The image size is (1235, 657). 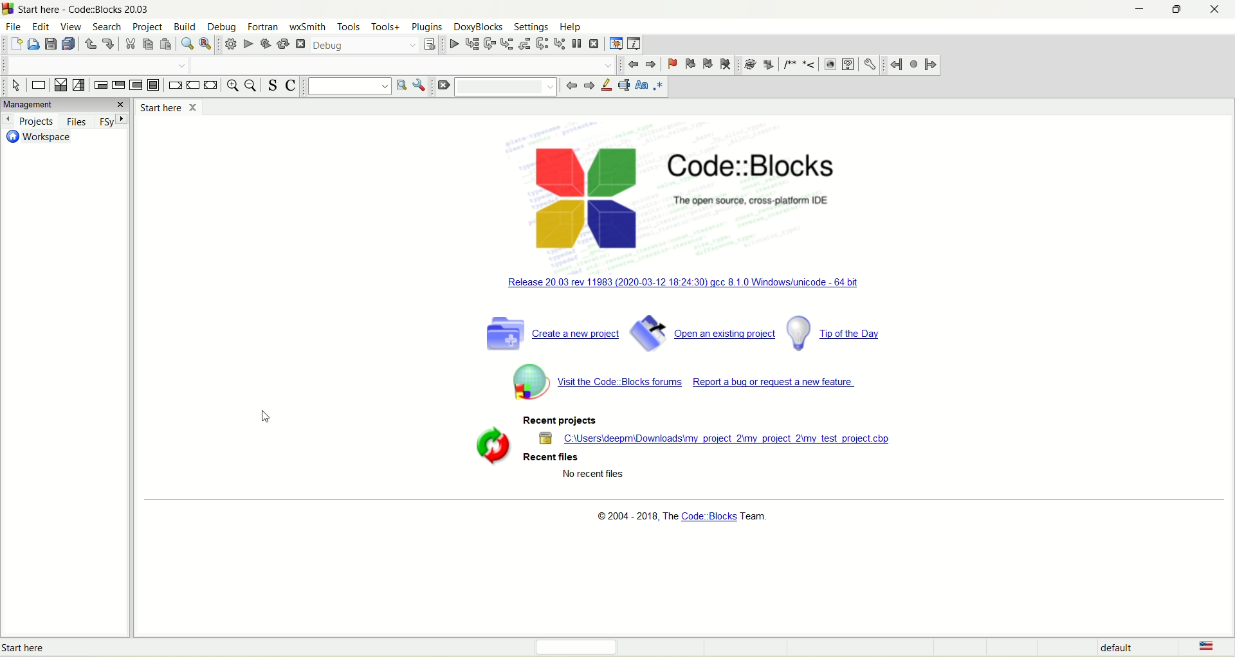 What do you see at coordinates (659, 86) in the screenshot?
I see `regex` at bounding box center [659, 86].